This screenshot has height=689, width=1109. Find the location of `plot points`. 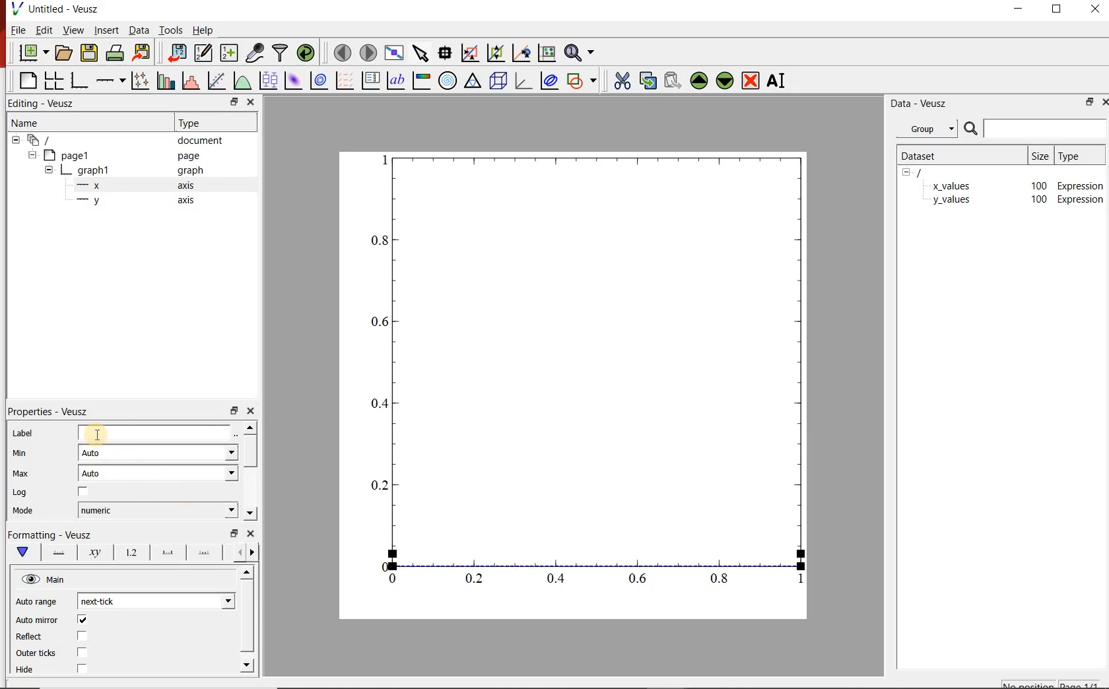

plot points is located at coordinates (139, 81).